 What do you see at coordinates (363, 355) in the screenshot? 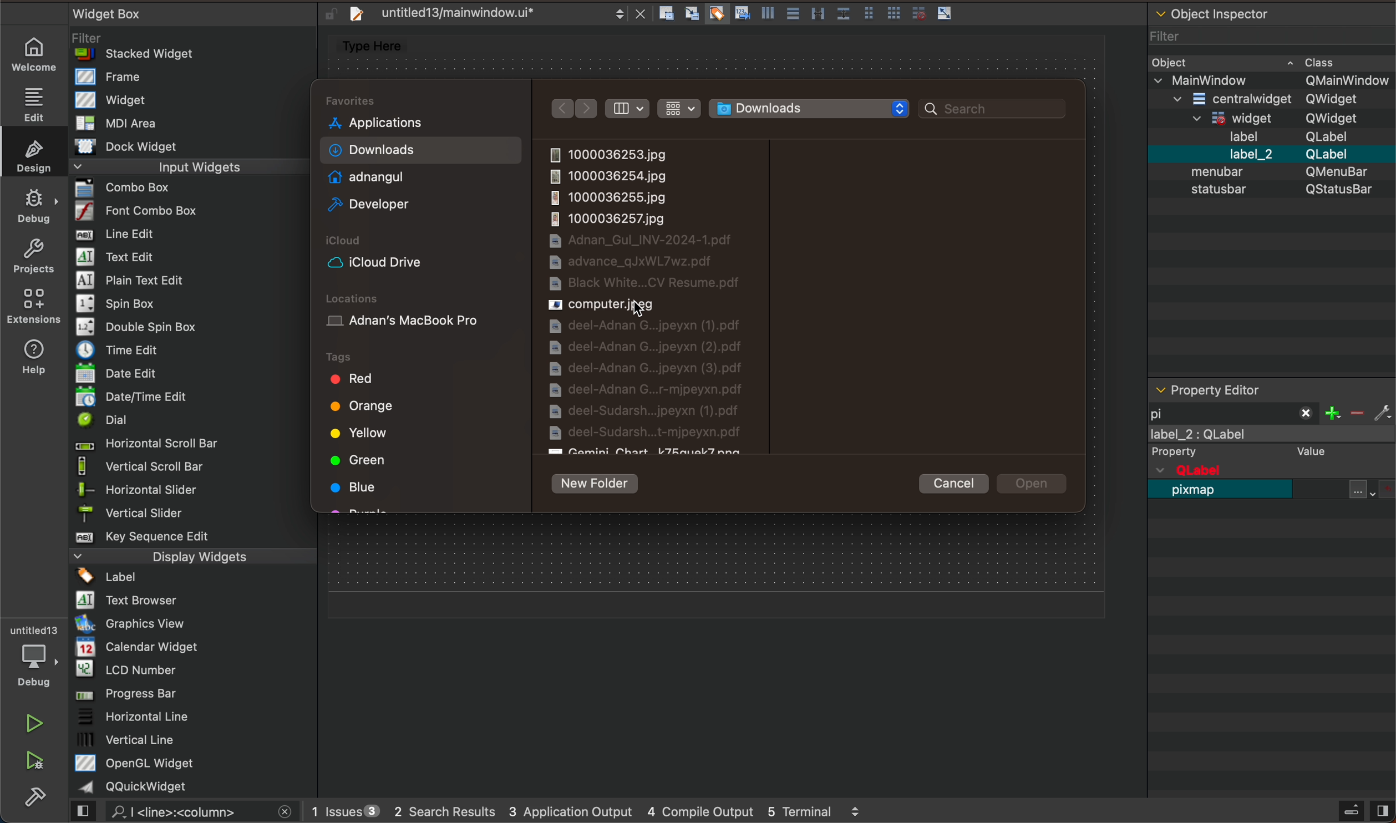
I see `tags` at bounding box center [363, 355].